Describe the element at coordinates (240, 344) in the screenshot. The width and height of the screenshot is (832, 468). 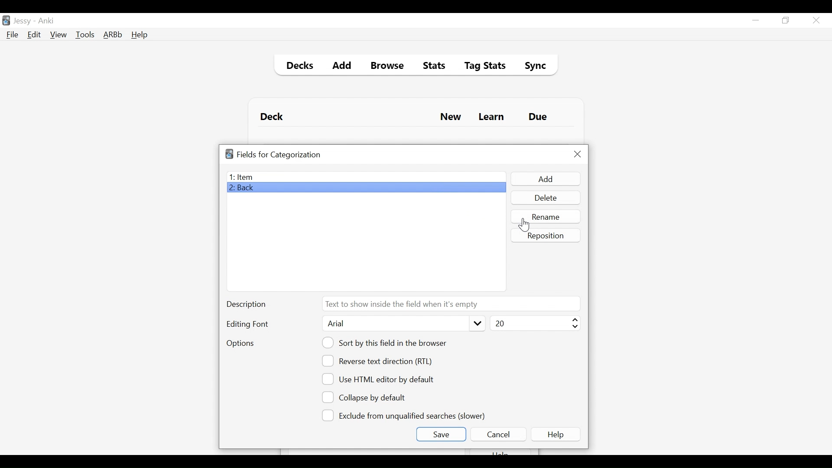
I see `Options` at that location.